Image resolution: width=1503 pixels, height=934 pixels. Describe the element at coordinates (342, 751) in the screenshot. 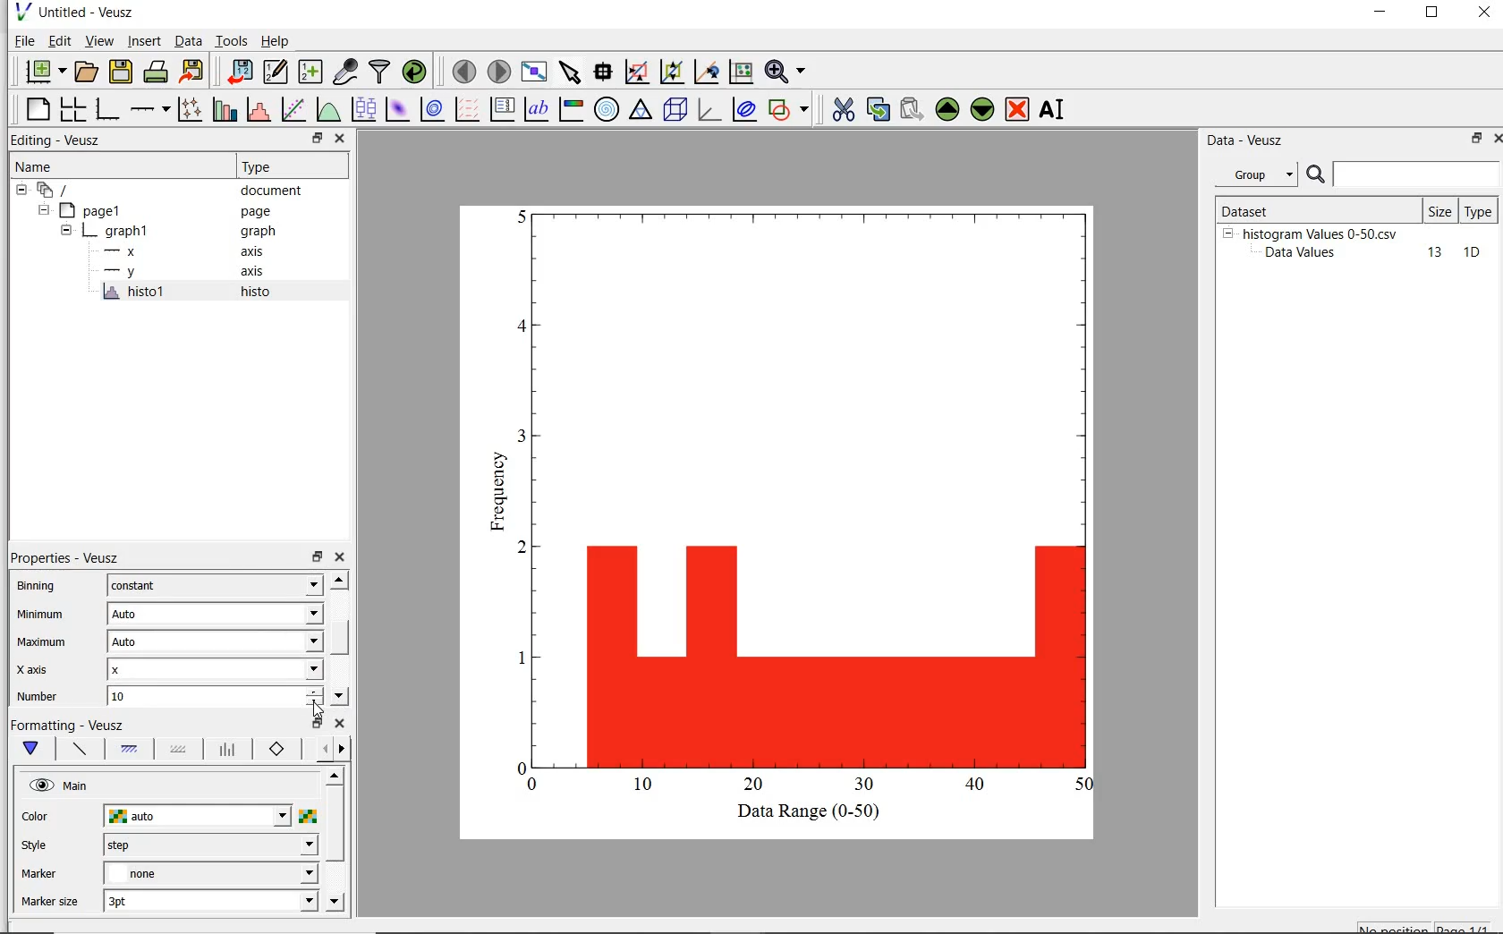

I see `next` at that location.